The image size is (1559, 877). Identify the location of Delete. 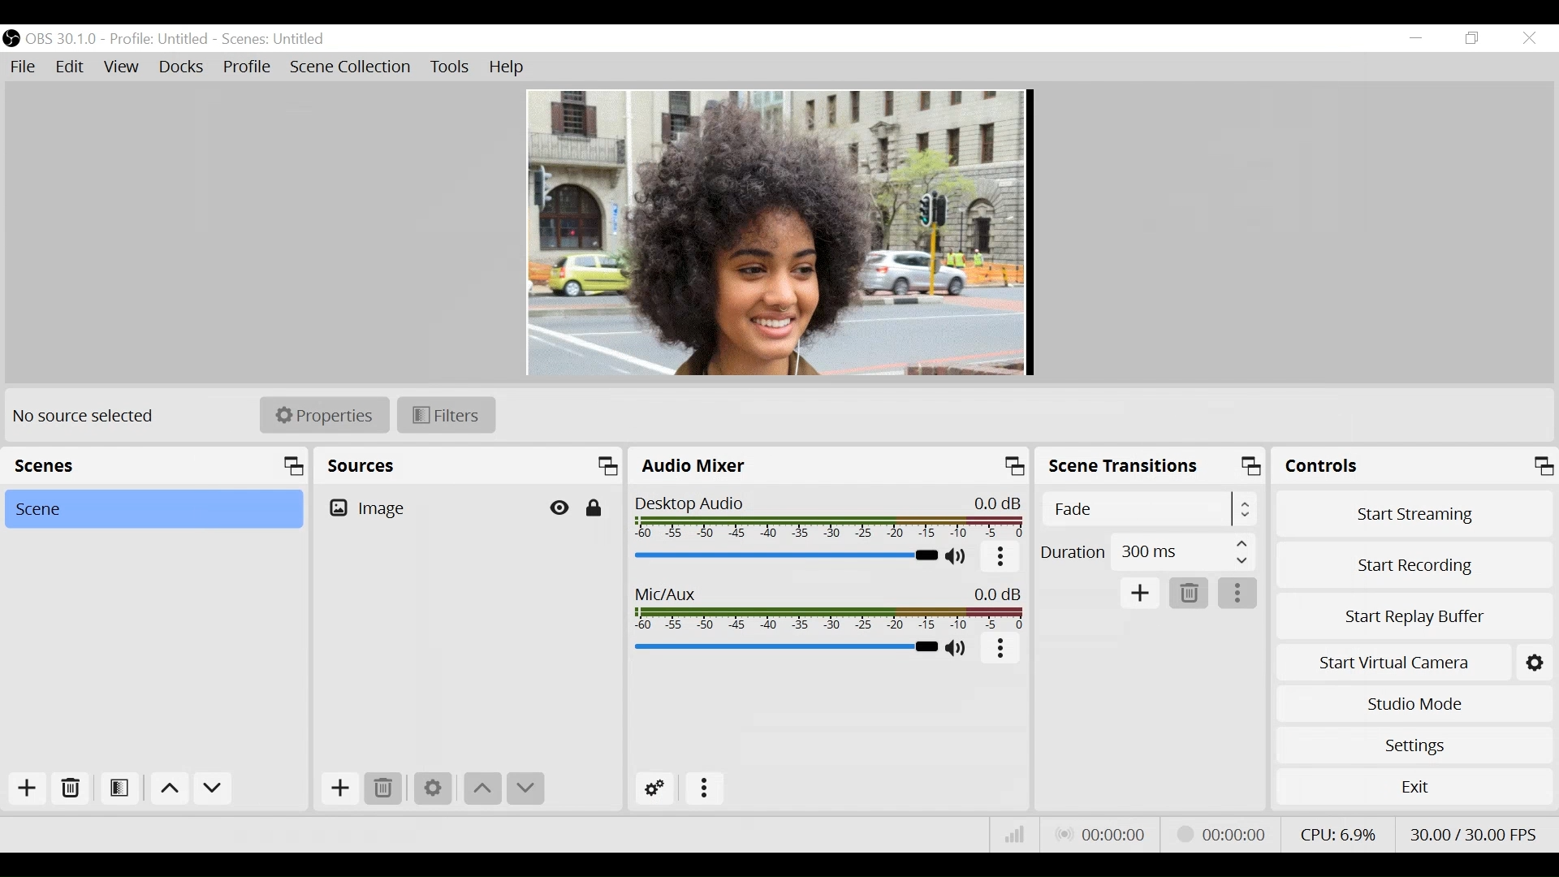
(384, 791).